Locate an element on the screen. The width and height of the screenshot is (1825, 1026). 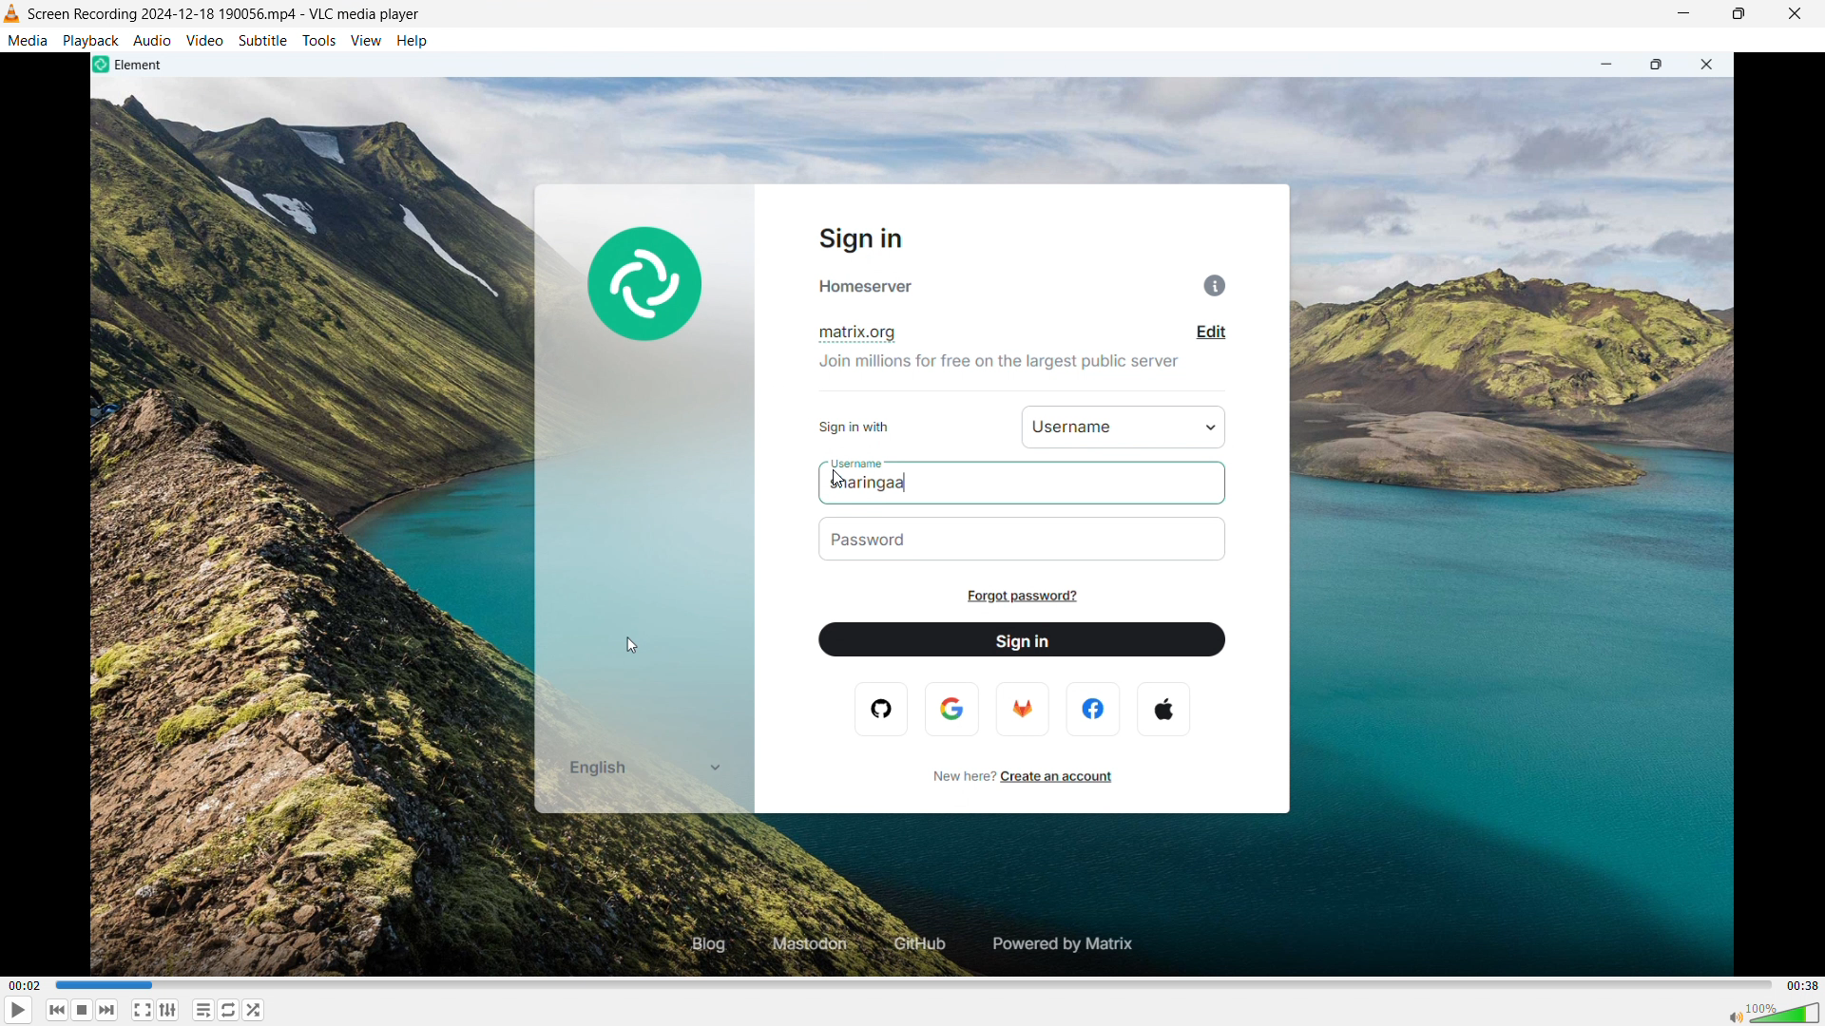
homeserver is located at coordinates (866, 288).